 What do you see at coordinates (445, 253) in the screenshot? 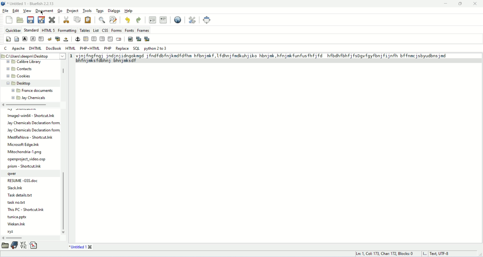
I see `text, UTF-8` at bounding box center [445, 253].